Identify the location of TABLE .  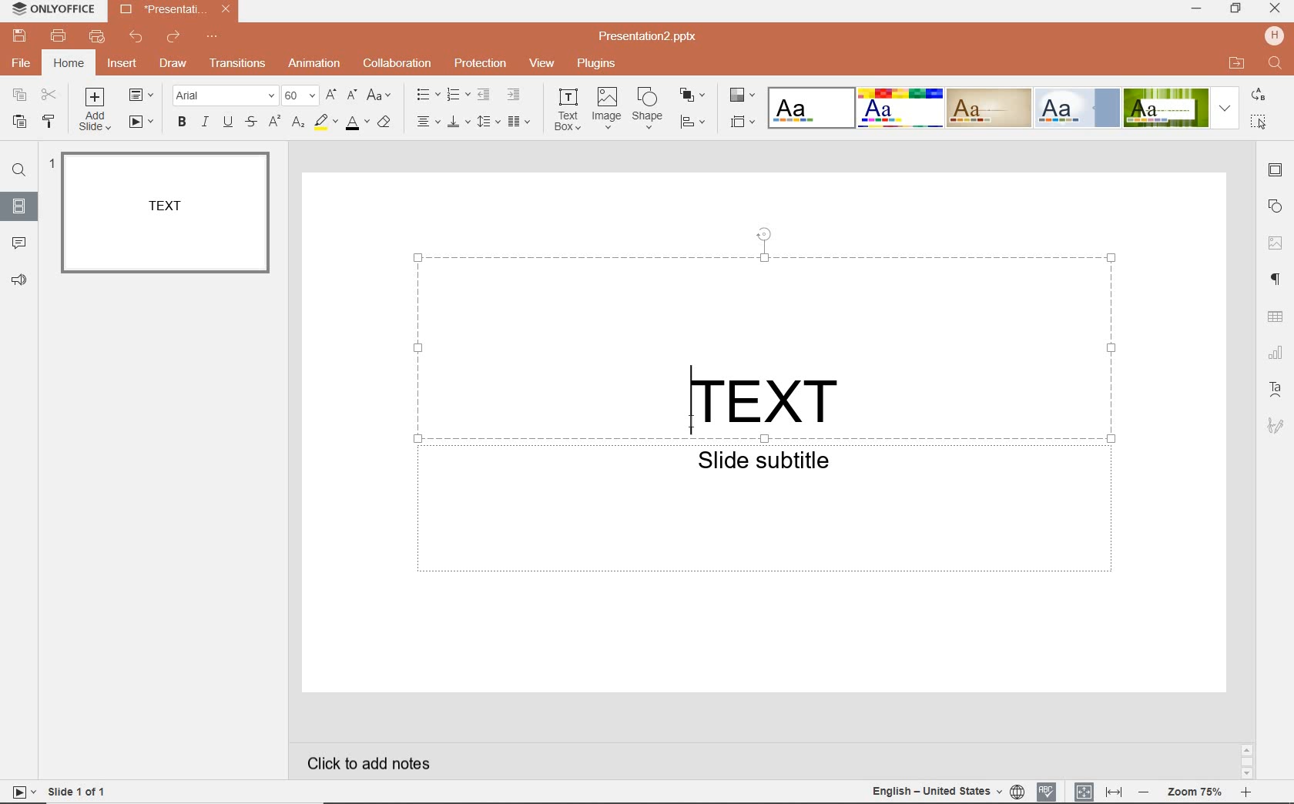
(1277, 316).